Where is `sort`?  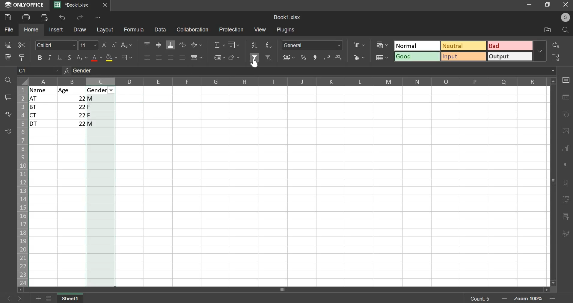
sort is located at coordinates (269, 45).